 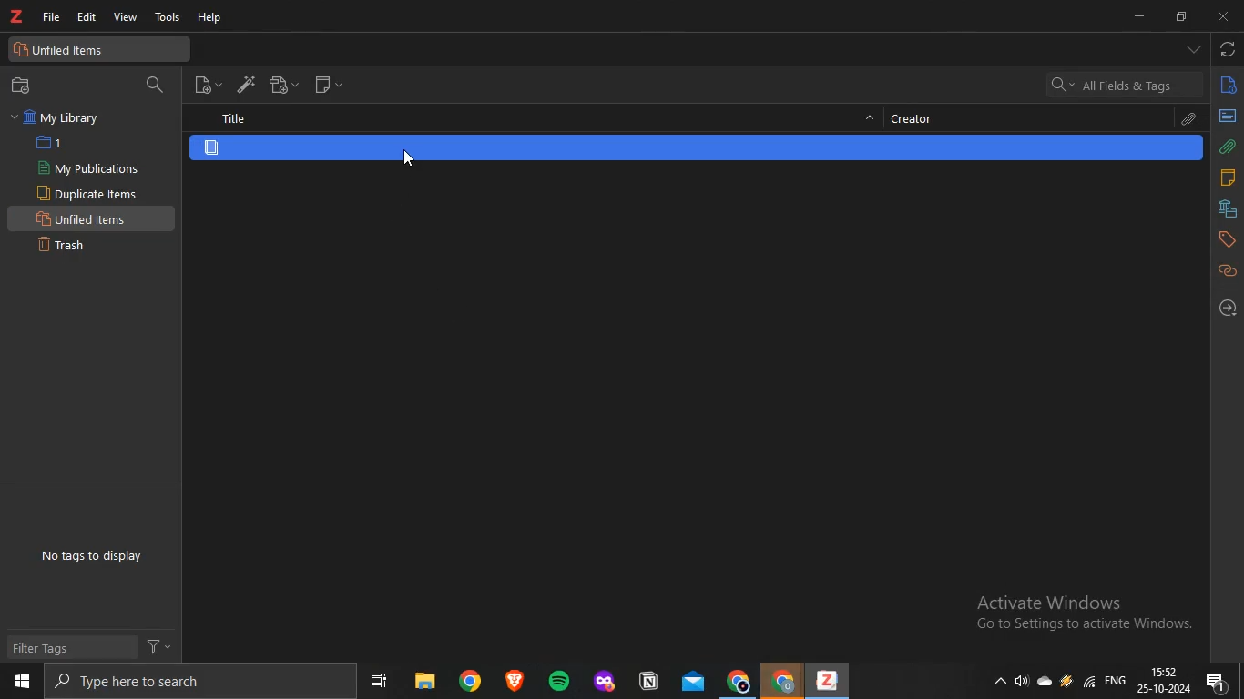 What do you see at coordinates (87, 18) in the screenshot?
I see `edit` at bounding box center [87, 18].